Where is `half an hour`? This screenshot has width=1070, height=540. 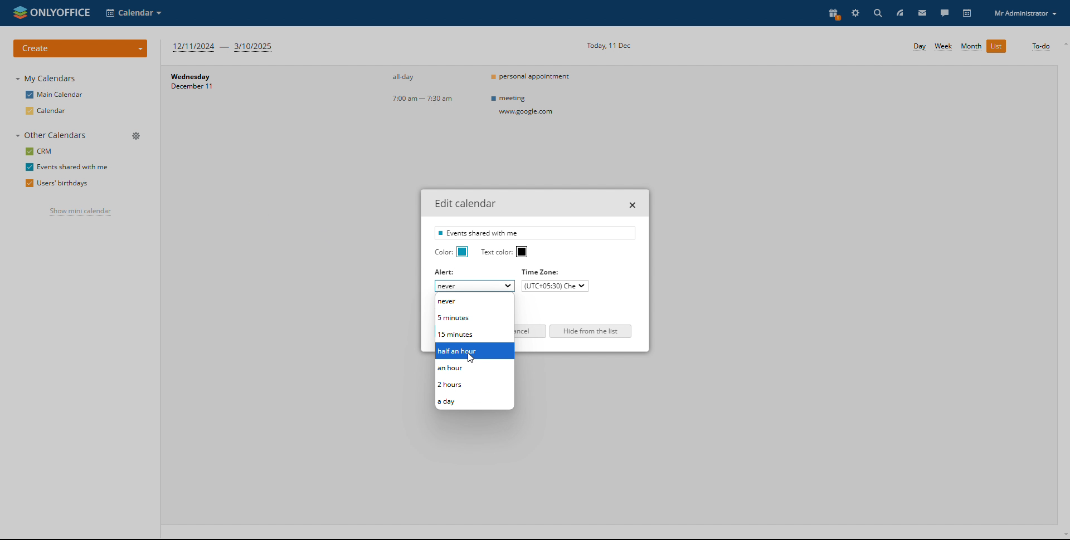
half an hour is located at coordinates (475, 352).